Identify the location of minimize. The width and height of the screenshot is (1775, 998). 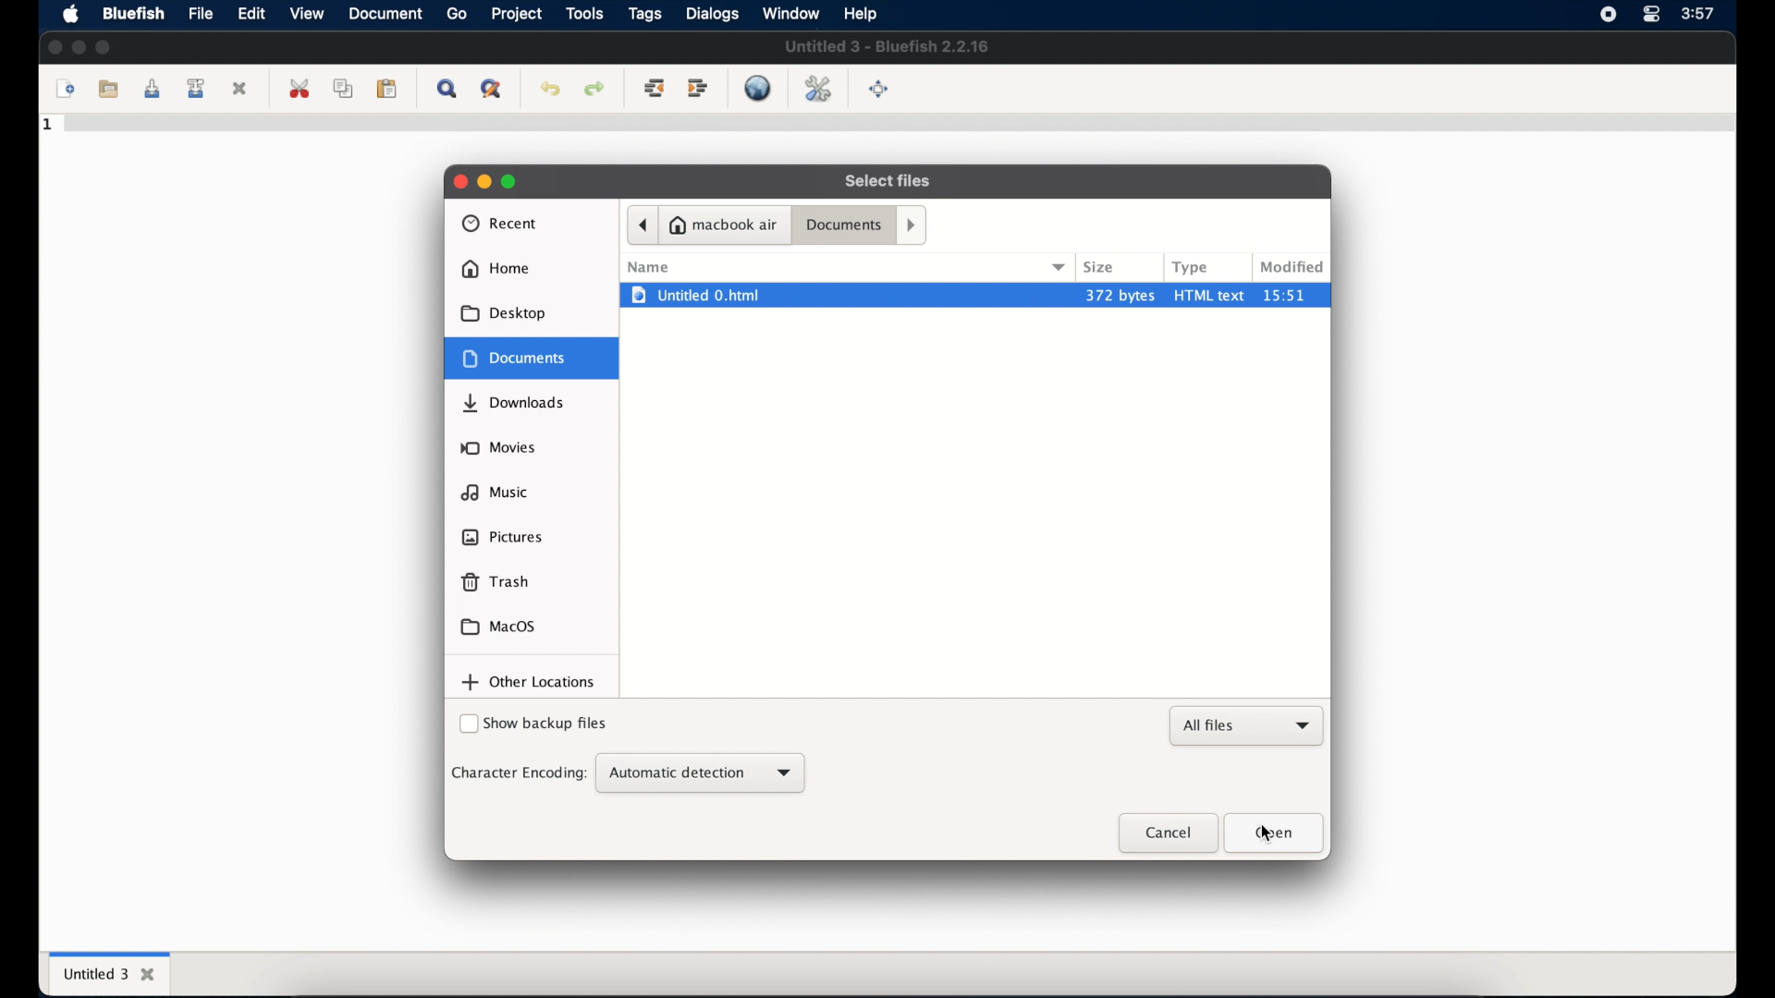
(78, 46).